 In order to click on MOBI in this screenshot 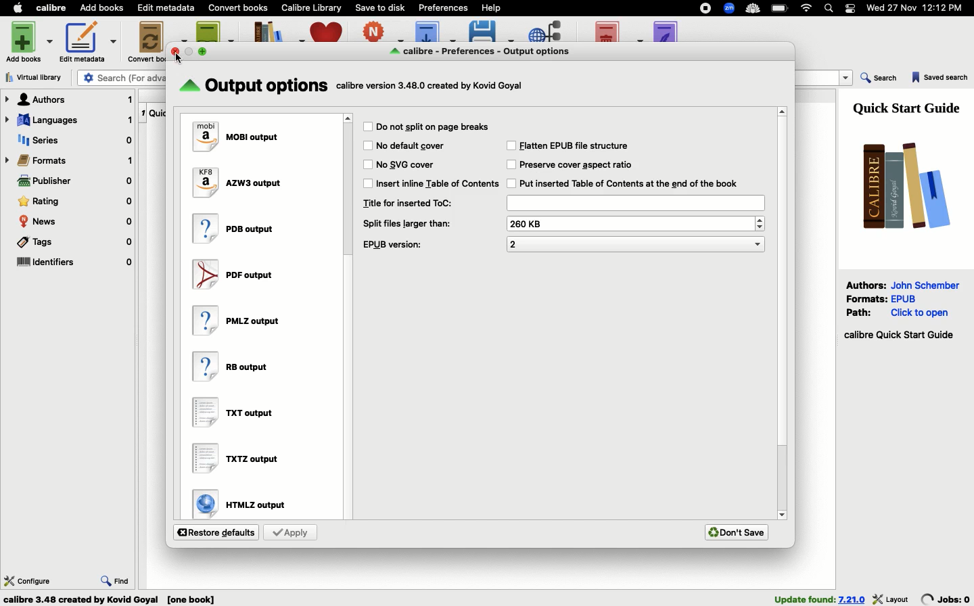, I will do `click(236, 136)`.